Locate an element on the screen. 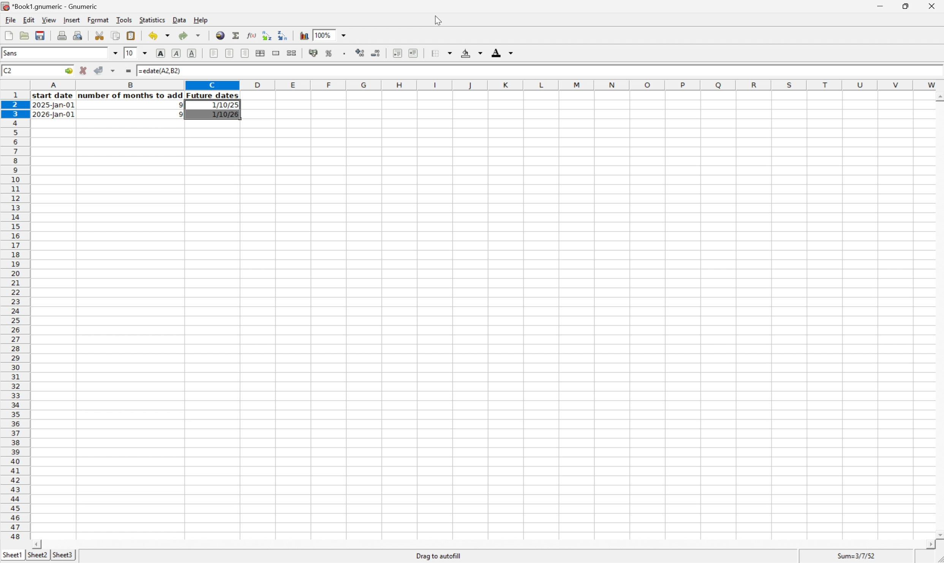 Image resolution: width=944 pixels, height=563 pixels. Borders is located at coordinates (440, 53).